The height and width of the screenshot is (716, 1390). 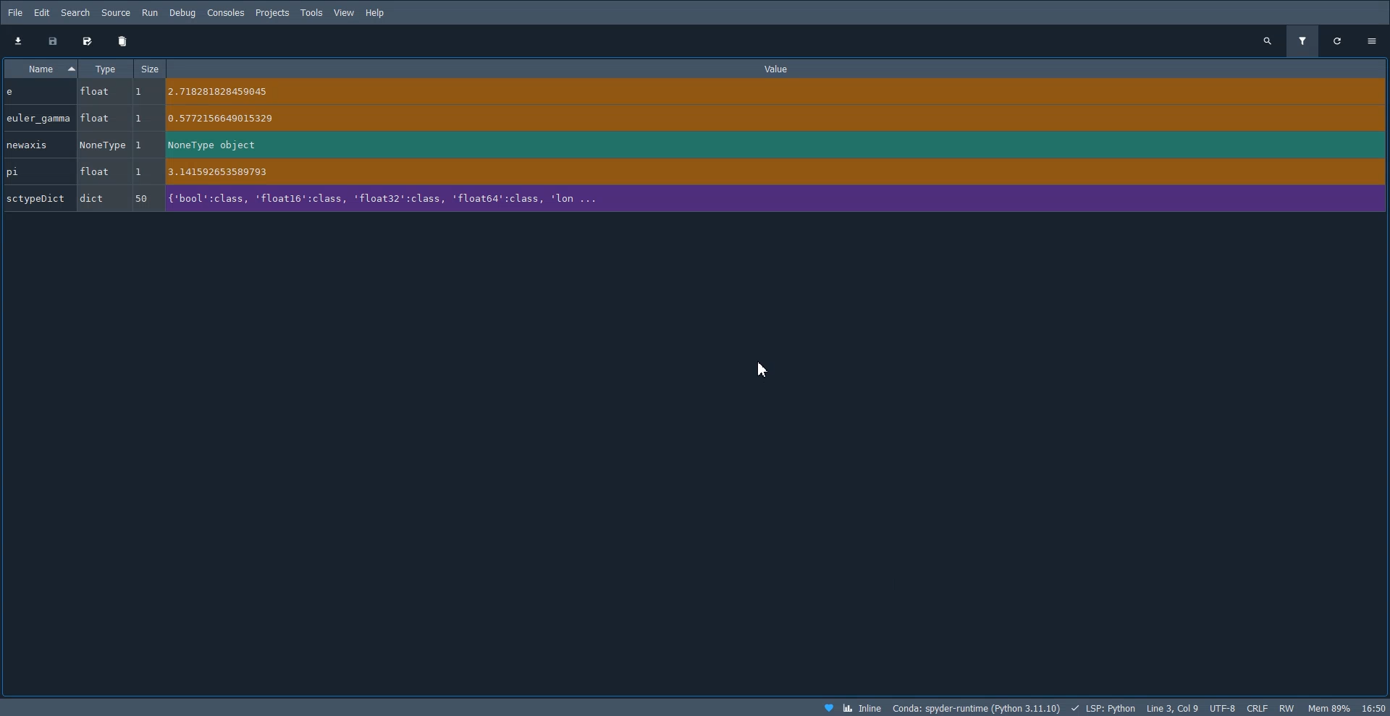 I want to click on Tools, so click(x=311, y=12).